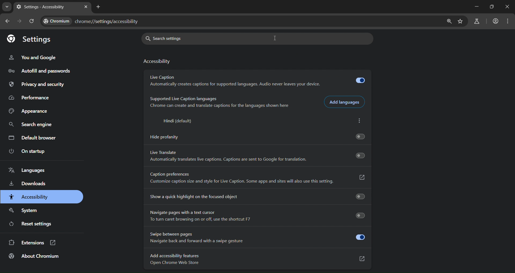  What do you see at coordinates (31, 40) in the screenshot?
I see `settings` at bounding box center [31, 40].